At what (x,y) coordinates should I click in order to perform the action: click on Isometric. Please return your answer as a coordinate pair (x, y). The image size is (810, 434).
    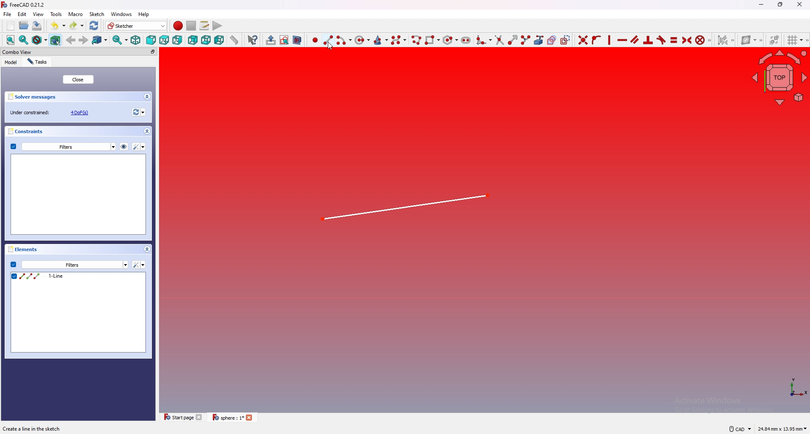
    Looking at the image, I should click on (135, 40).